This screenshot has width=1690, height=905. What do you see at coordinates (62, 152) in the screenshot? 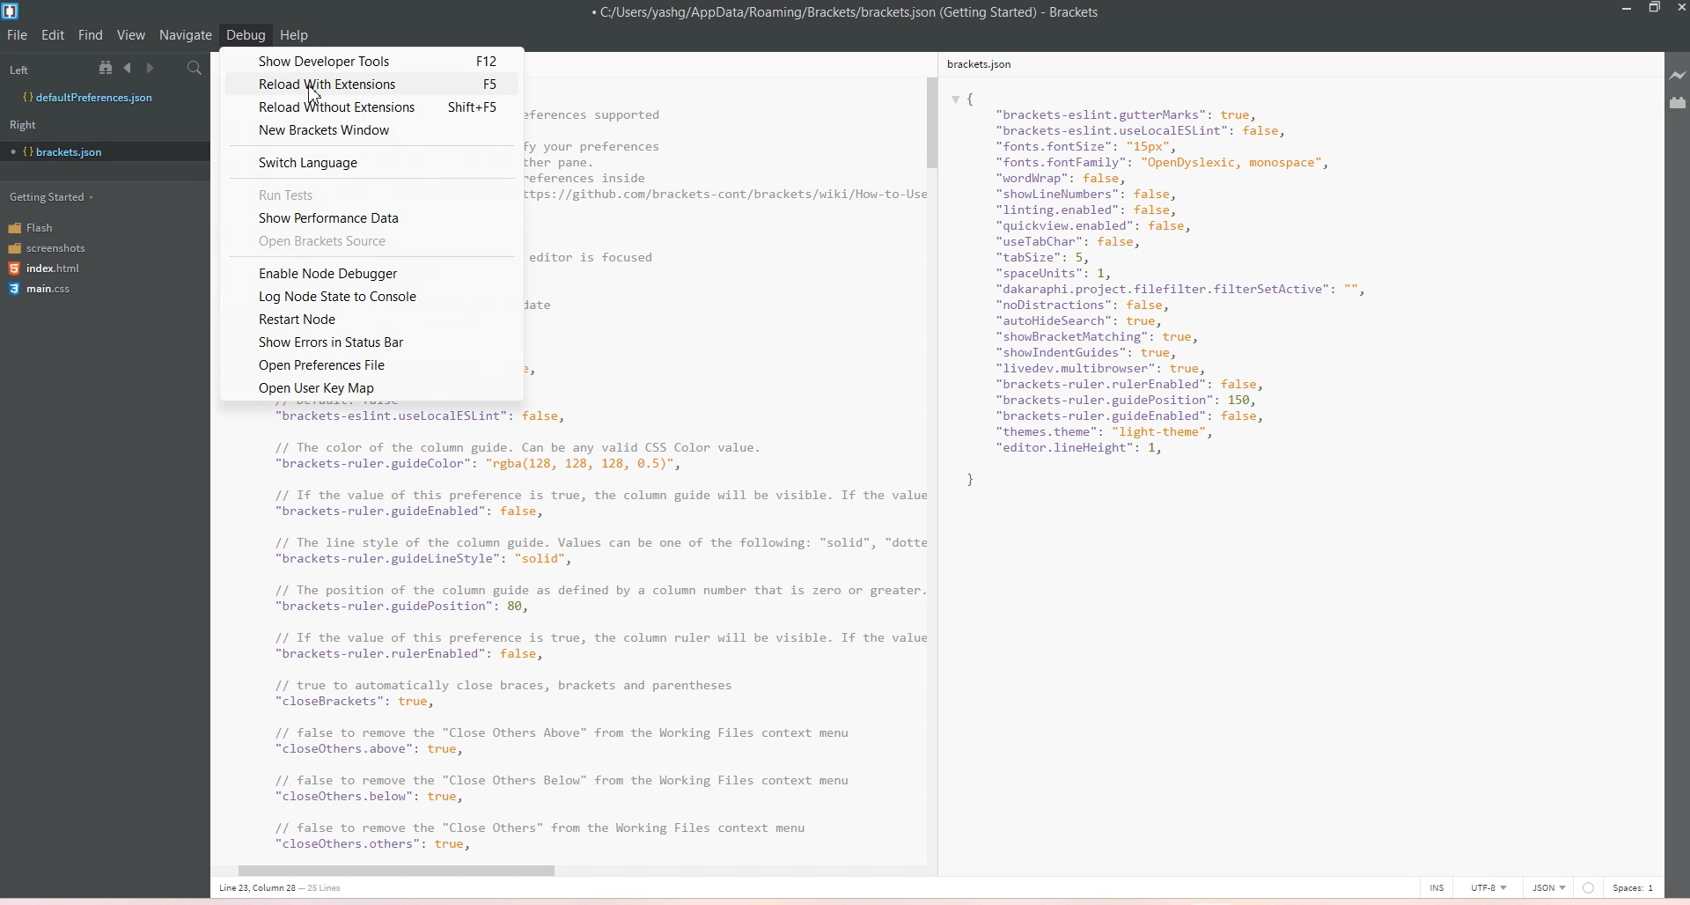
I see `Bracket.json` at bounding box center [62, 152].